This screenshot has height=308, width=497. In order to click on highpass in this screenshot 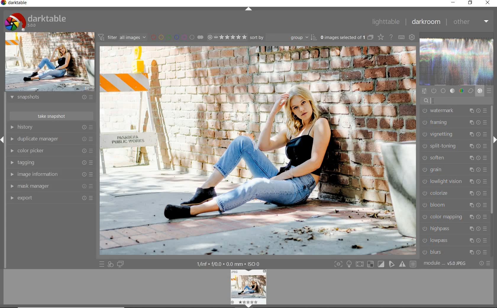, I will do `click(454, 229)`.